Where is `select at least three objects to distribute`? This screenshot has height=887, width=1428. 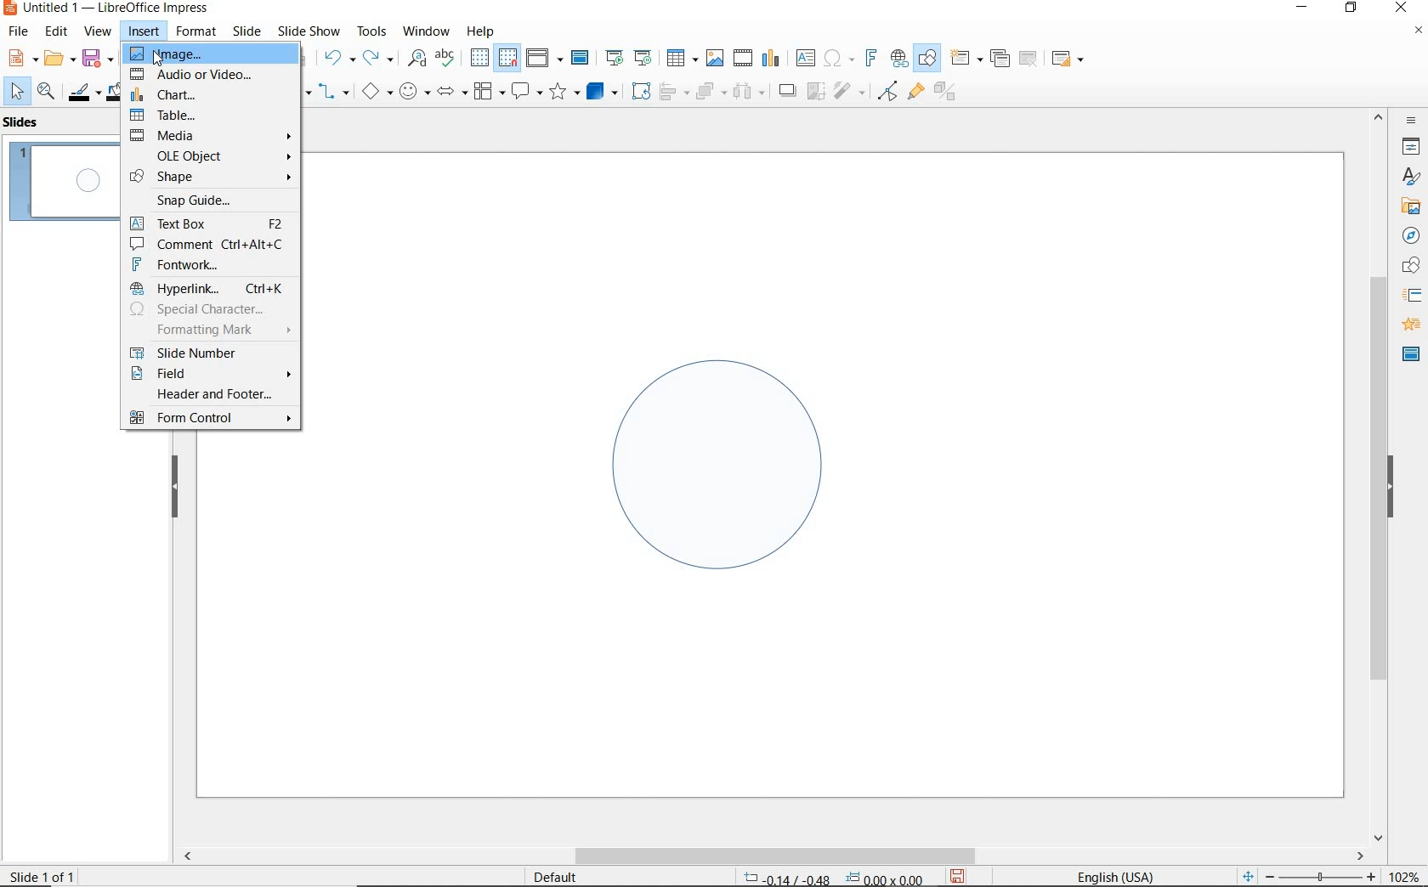
select at least three objects to distribute is located at coordinates (749, 92).